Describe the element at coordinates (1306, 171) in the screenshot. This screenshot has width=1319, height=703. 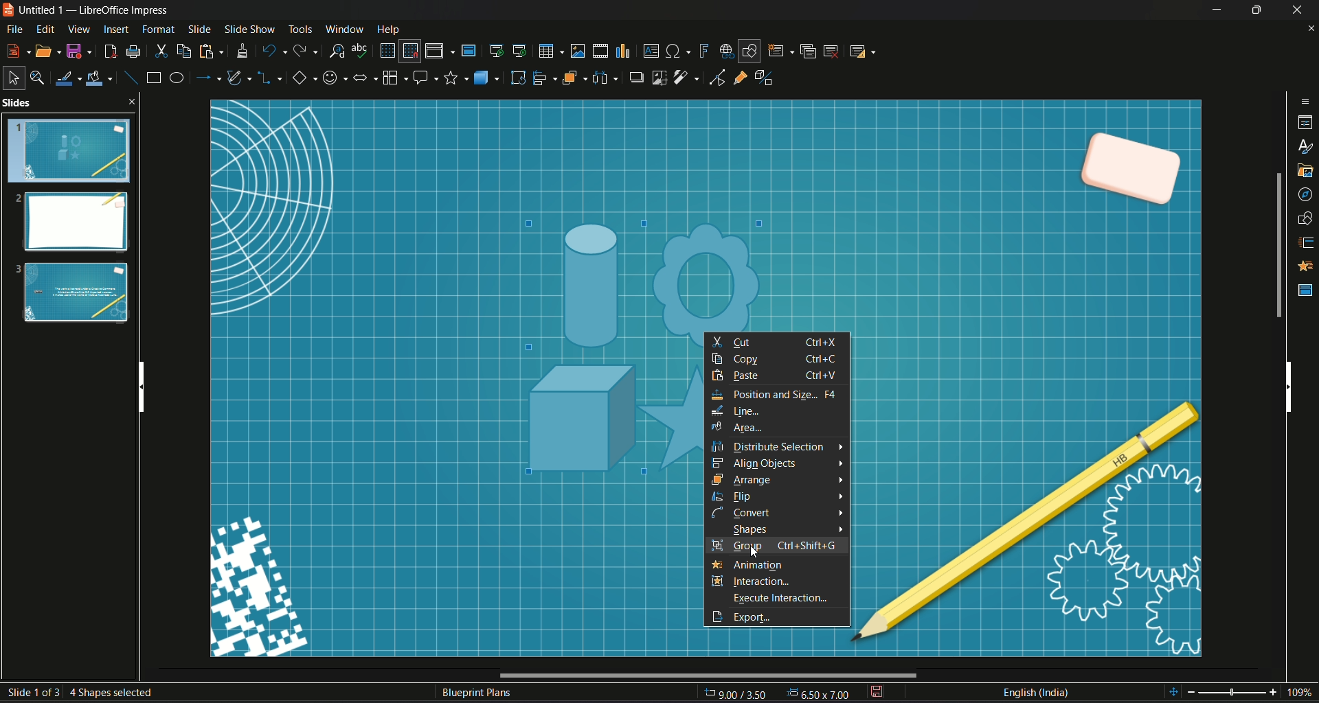
I see `gallery` at that location.